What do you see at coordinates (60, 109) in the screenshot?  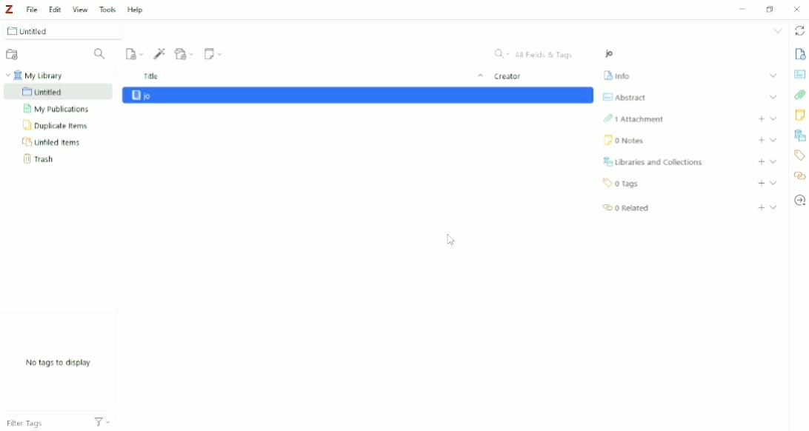 I see `My Publication` at bounding box center [60, 109].